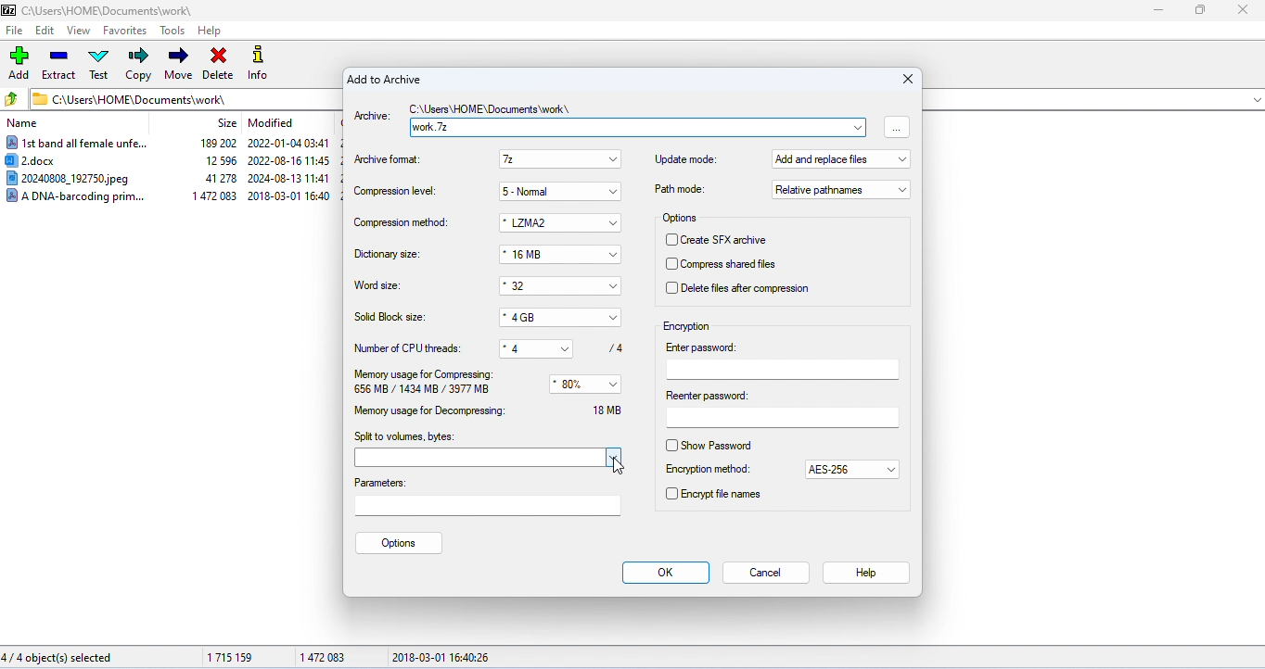  I want to click on C:\Users\HOME\Documents work \, so click(492, 110).